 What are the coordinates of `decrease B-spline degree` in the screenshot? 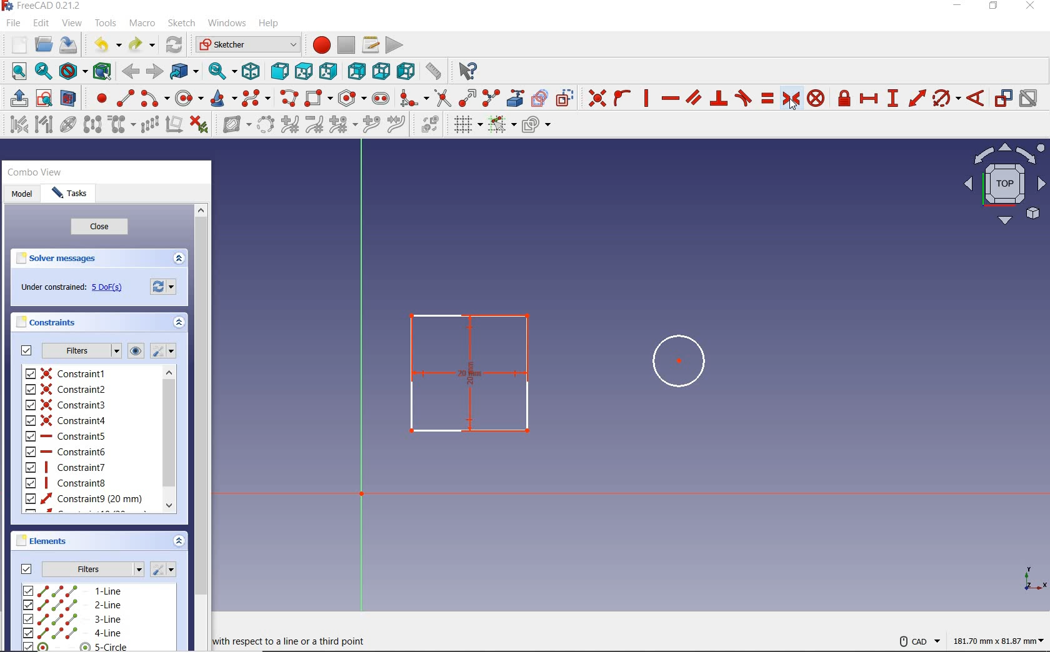 It's located at (313, 124).